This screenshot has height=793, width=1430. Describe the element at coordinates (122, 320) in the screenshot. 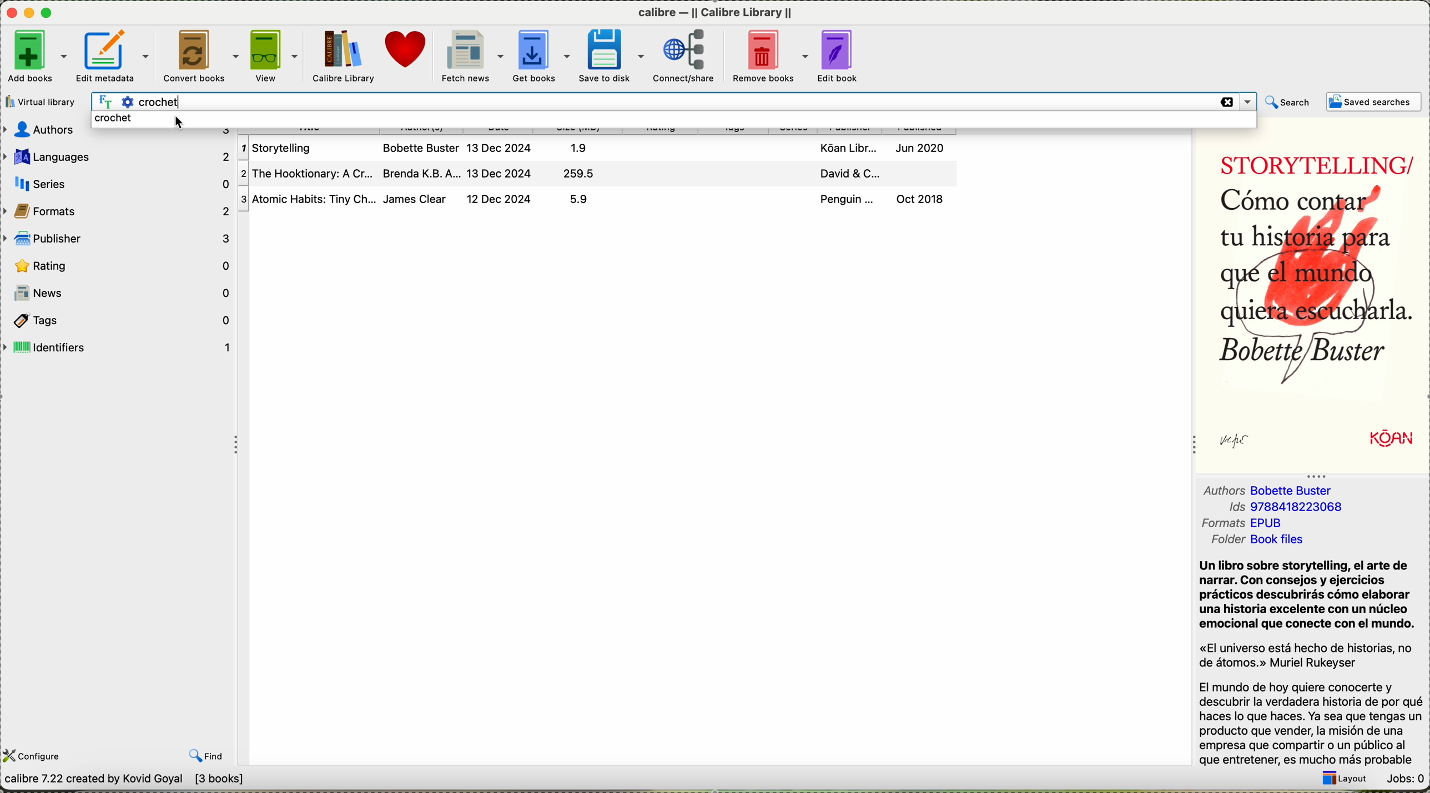

I see `tags` at that location.